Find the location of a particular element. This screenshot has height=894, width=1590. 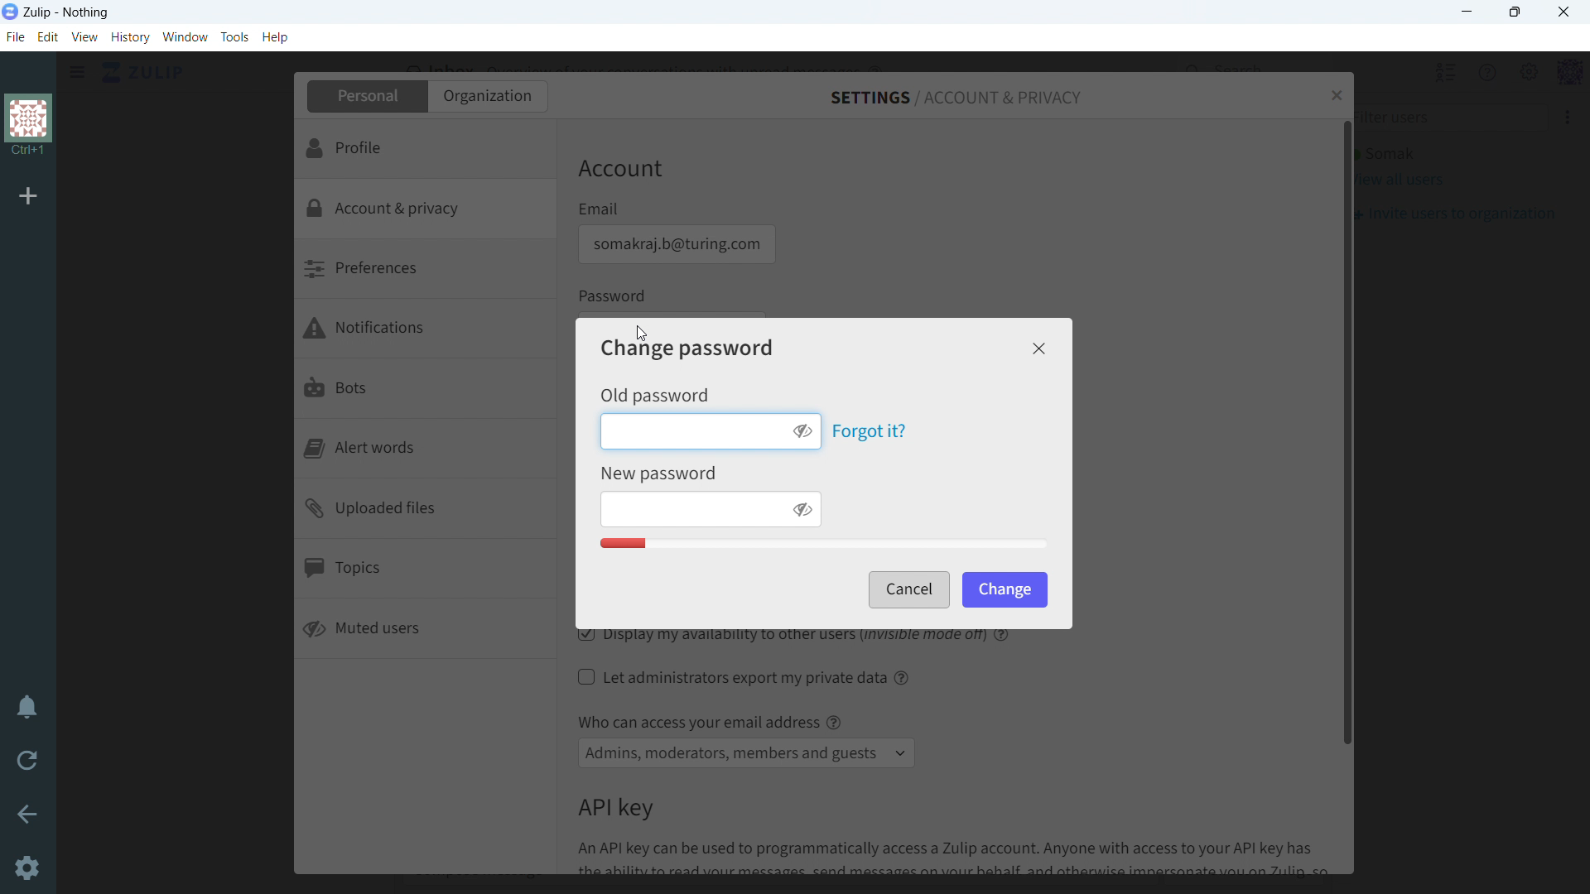

help is located at coordinates (275, 36).